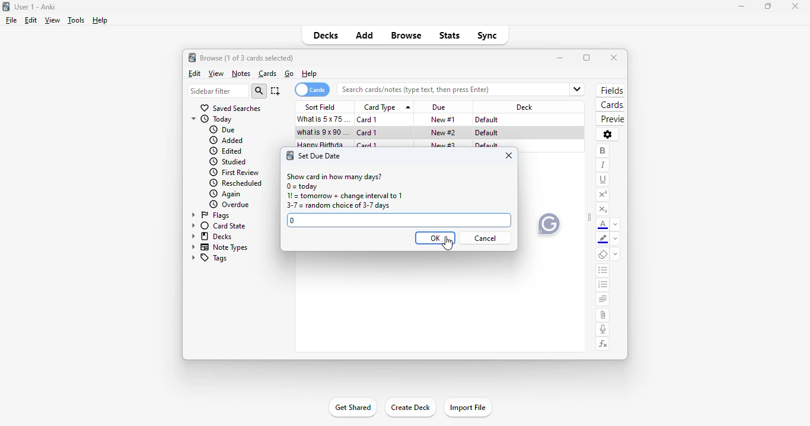 The image size is (810, 426). Describe the element at coordinates (602, 151) in the screenshot. I see `bold` at that location.